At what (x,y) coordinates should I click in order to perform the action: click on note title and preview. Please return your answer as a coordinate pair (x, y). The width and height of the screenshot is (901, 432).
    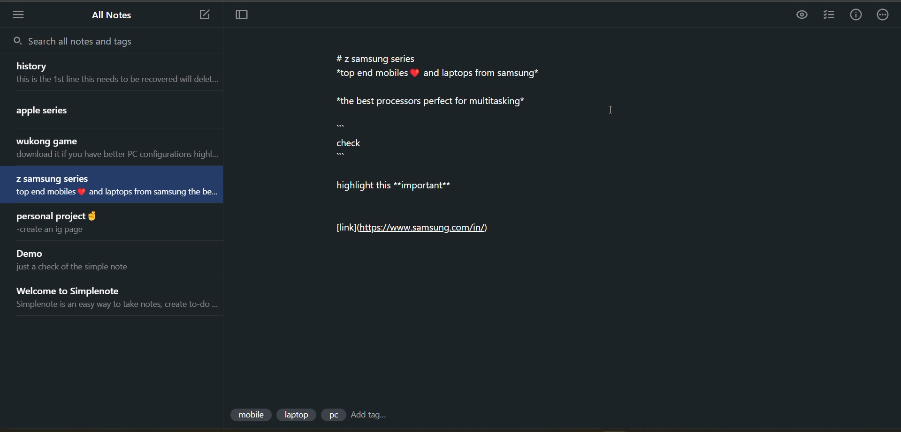
    Looking at the image, I should click on (61, 224).